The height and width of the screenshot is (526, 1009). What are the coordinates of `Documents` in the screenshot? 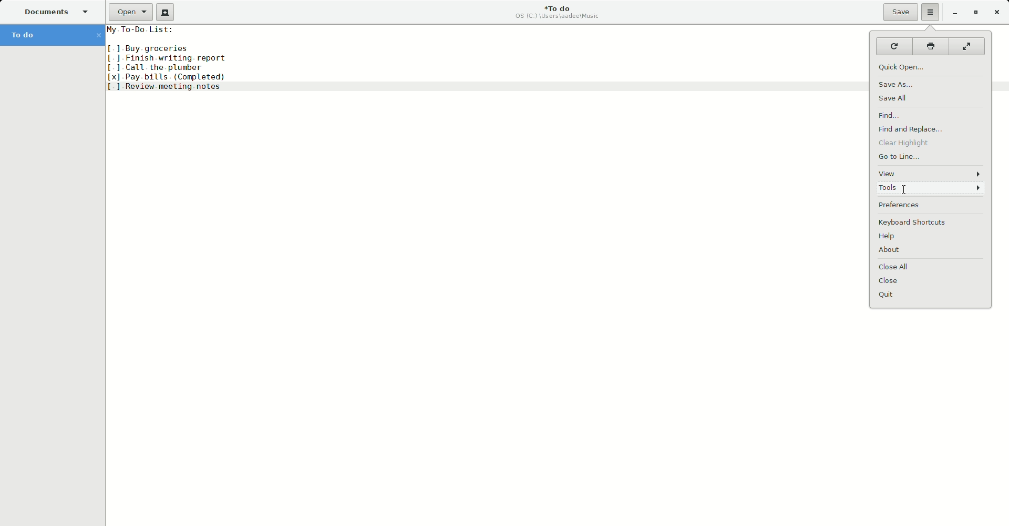 It's located at (56, 12).